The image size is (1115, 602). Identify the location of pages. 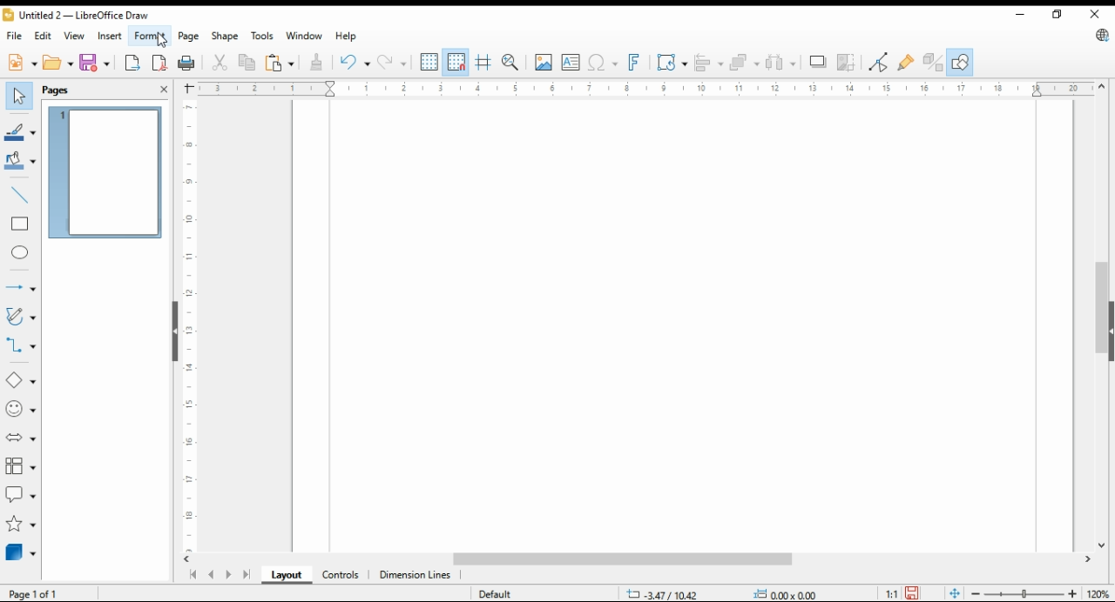
(61, 89).